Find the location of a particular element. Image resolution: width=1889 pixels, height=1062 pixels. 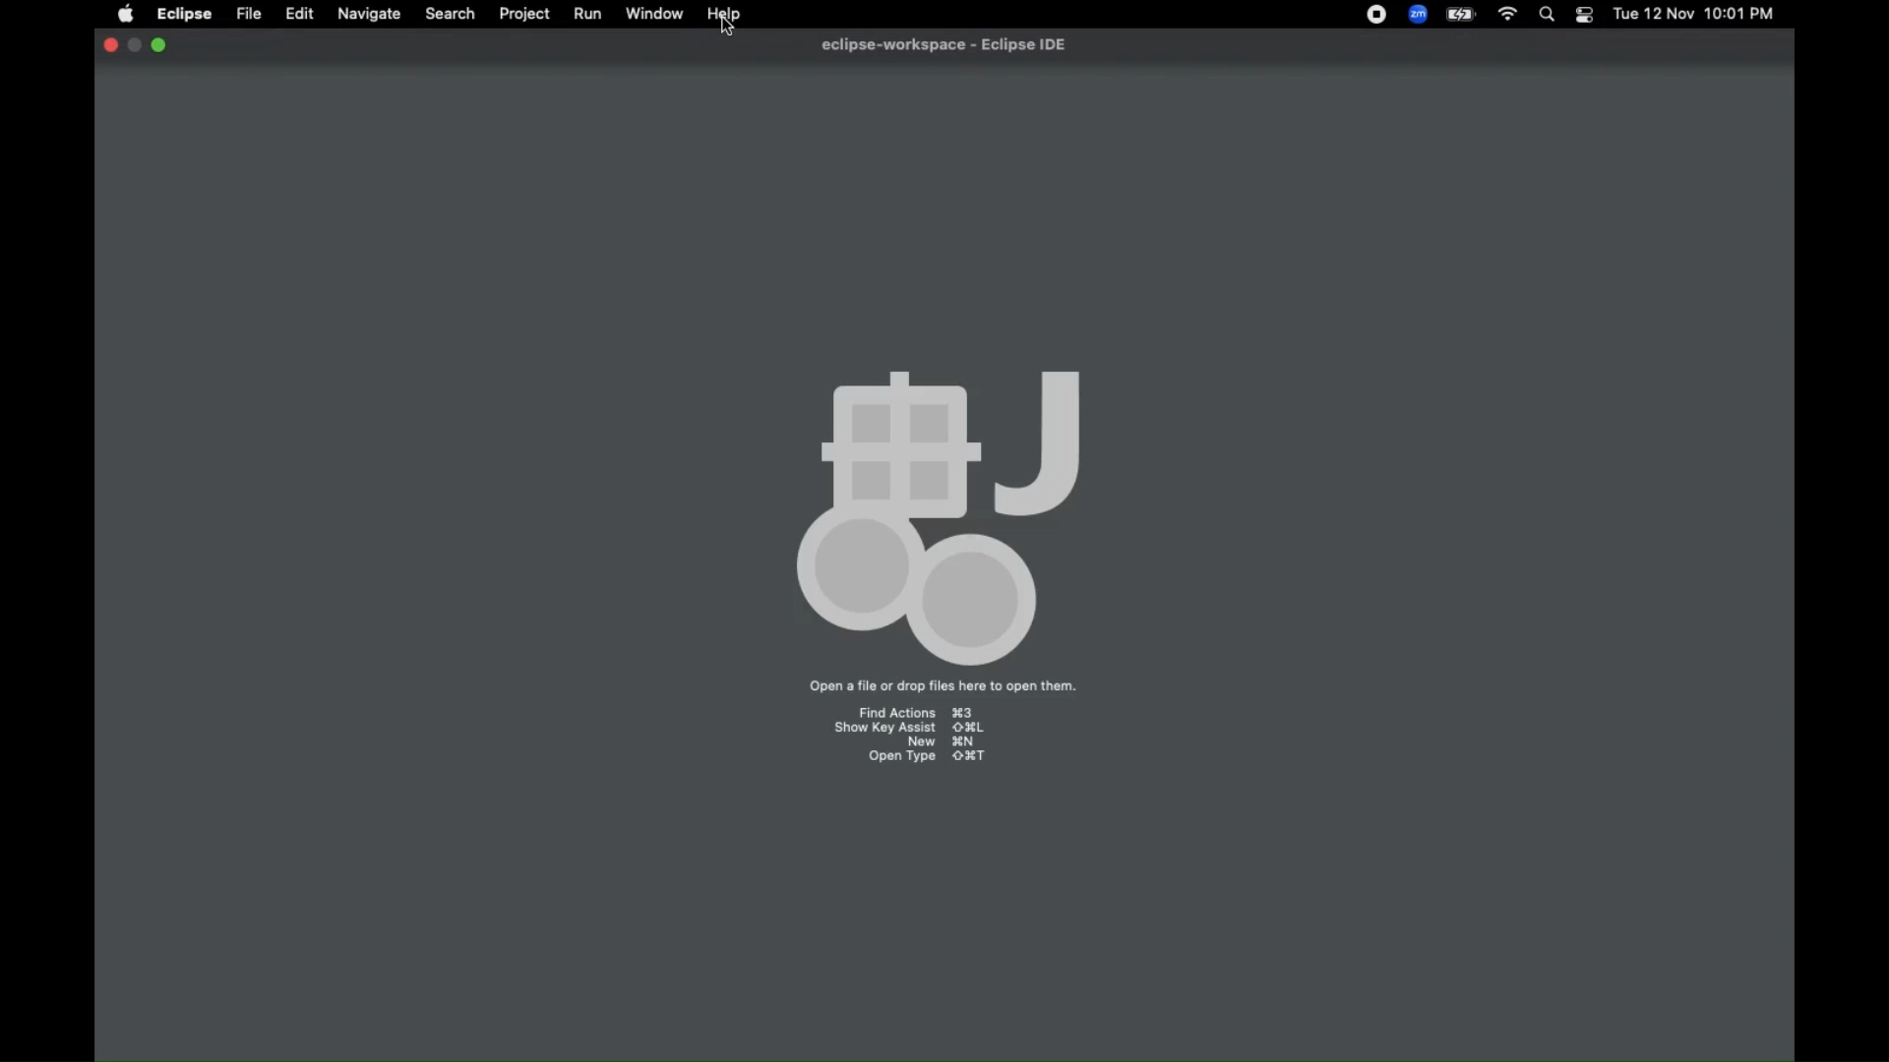

open a flie or drop files here to open them  is located at coordinates (944, 685).